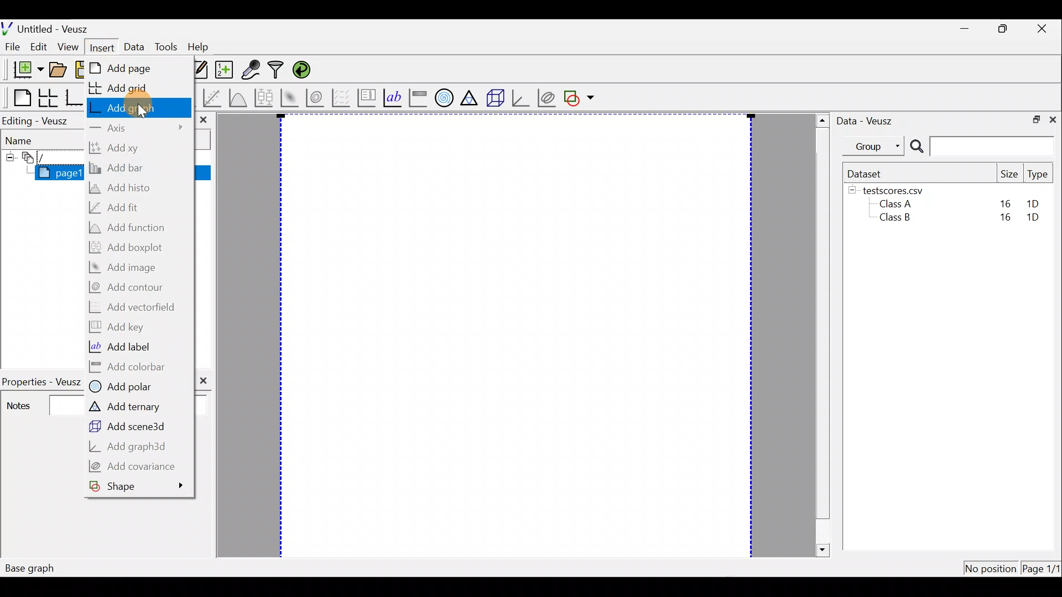  Describe the element at coordinates (135, 467) in the screenshot. I see `Add covariance` at that location.